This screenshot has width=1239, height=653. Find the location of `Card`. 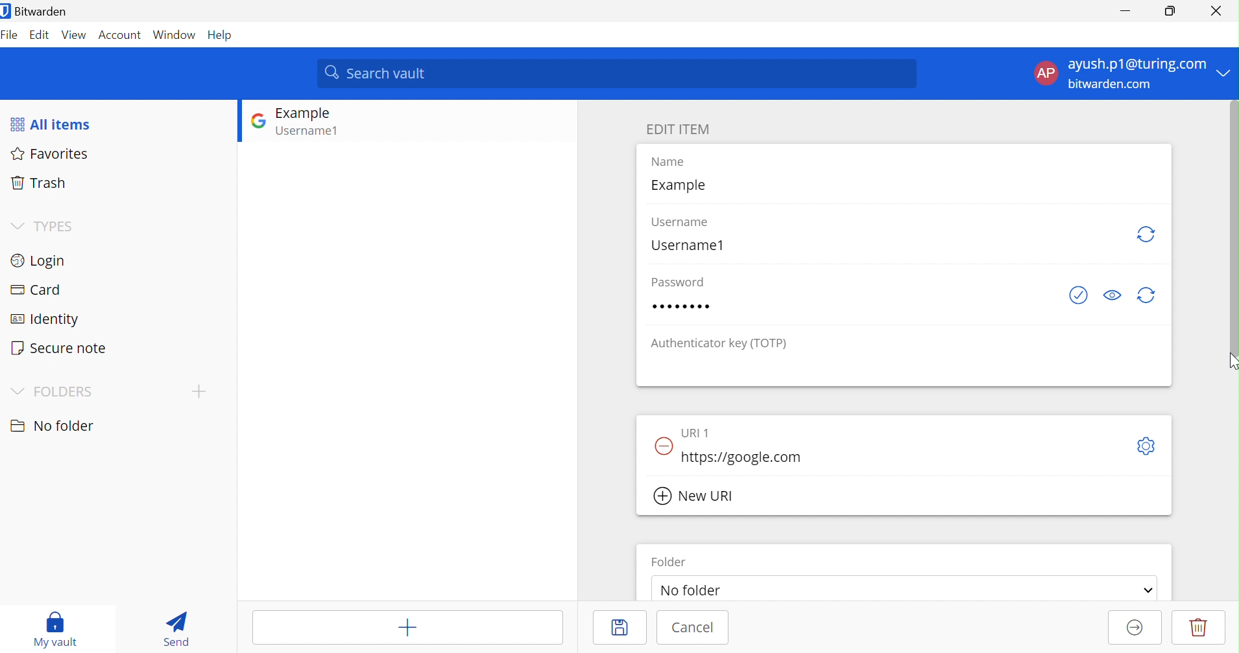

Card is located at coordinates (36, 288).